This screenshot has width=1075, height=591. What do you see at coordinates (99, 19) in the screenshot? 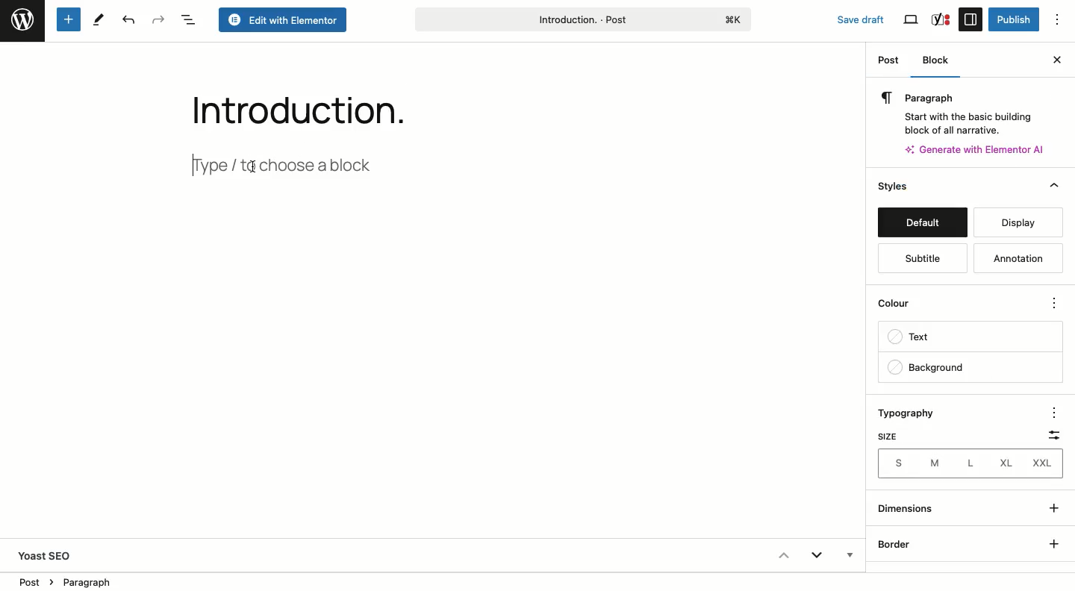
I see `Tools` at bounding box center [99, 19].